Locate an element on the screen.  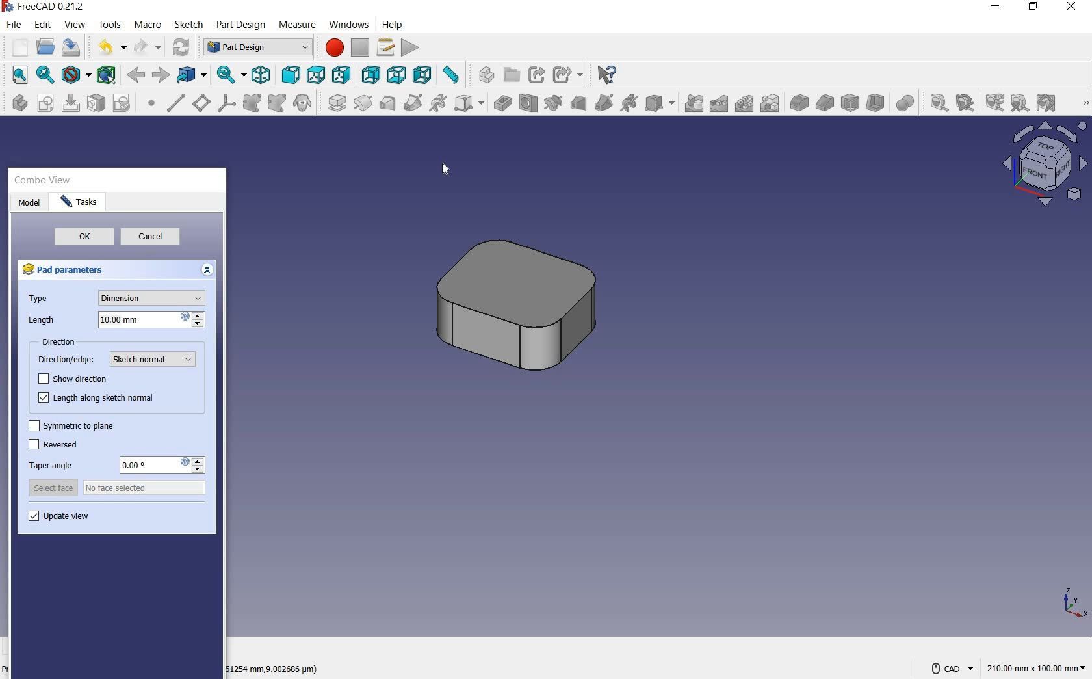
subtractive pipe is located at coordinates (604, 102).